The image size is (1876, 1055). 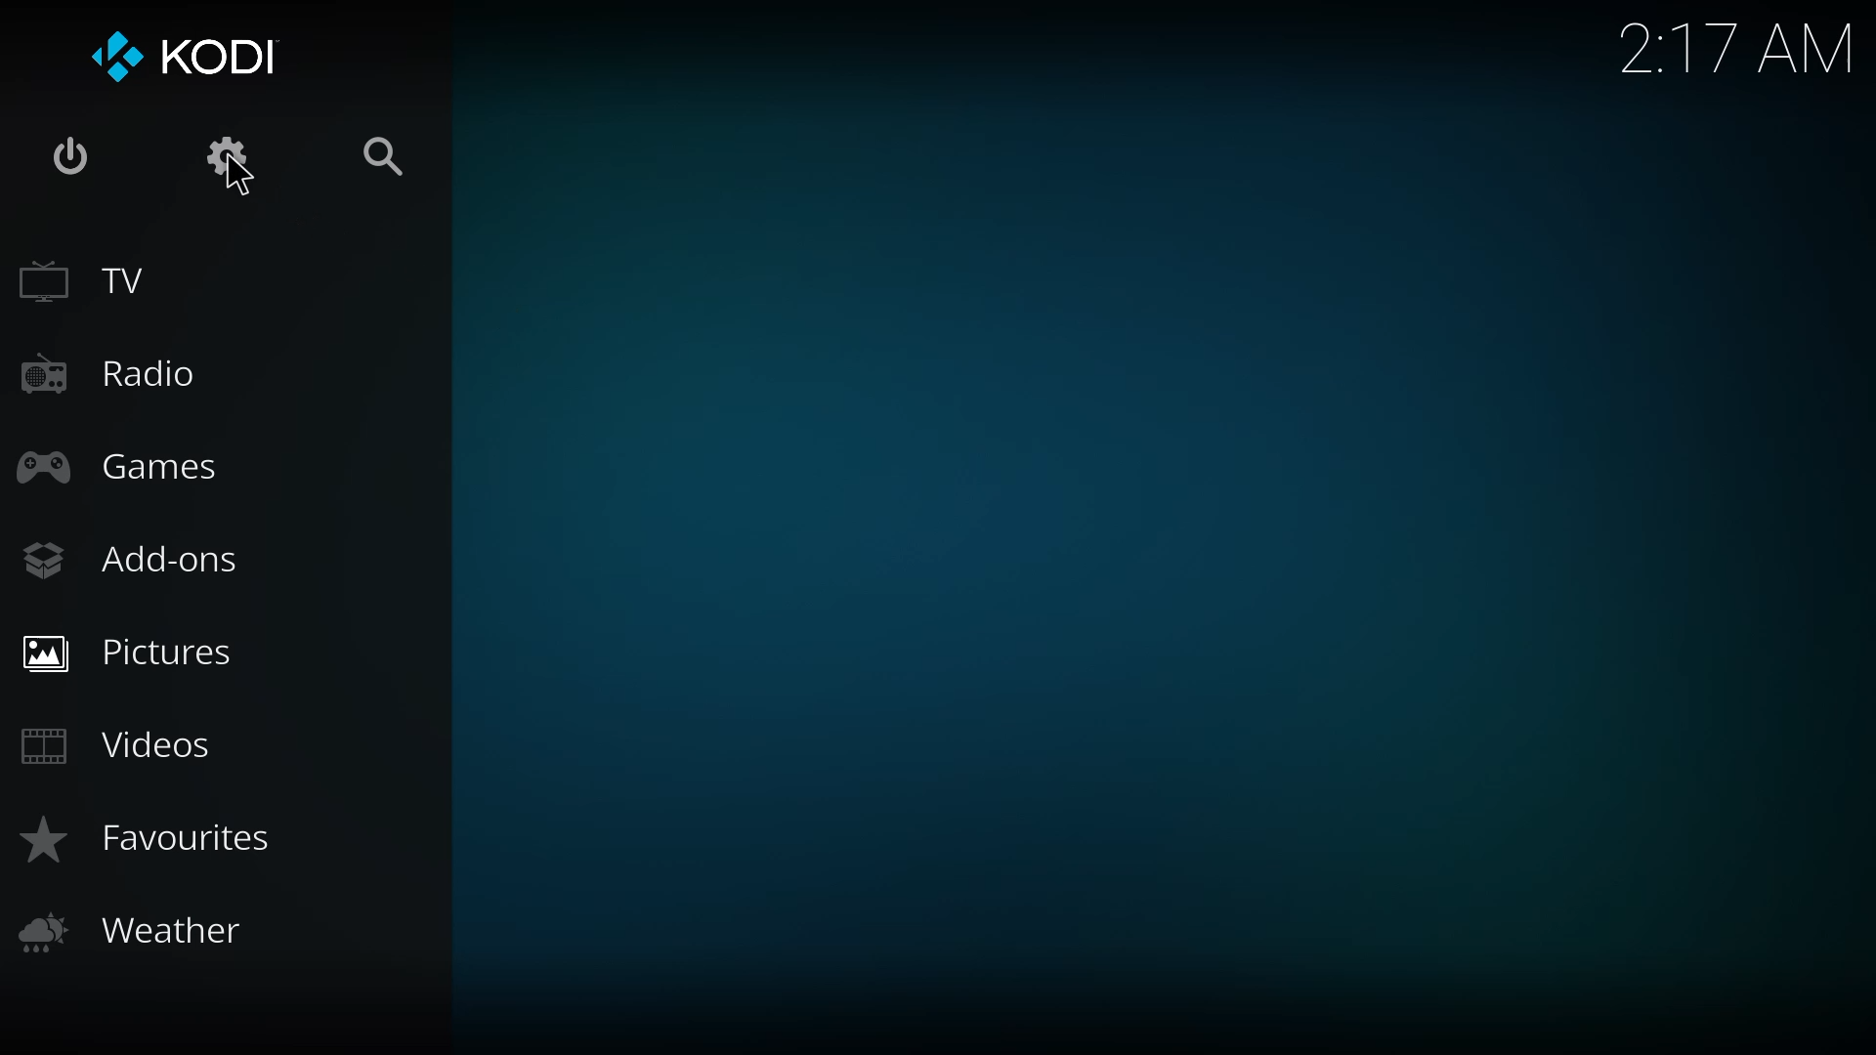 What do you see at coordinates (123, 463) in the screenshot?
I see `games` at bounding box center [123, 463].